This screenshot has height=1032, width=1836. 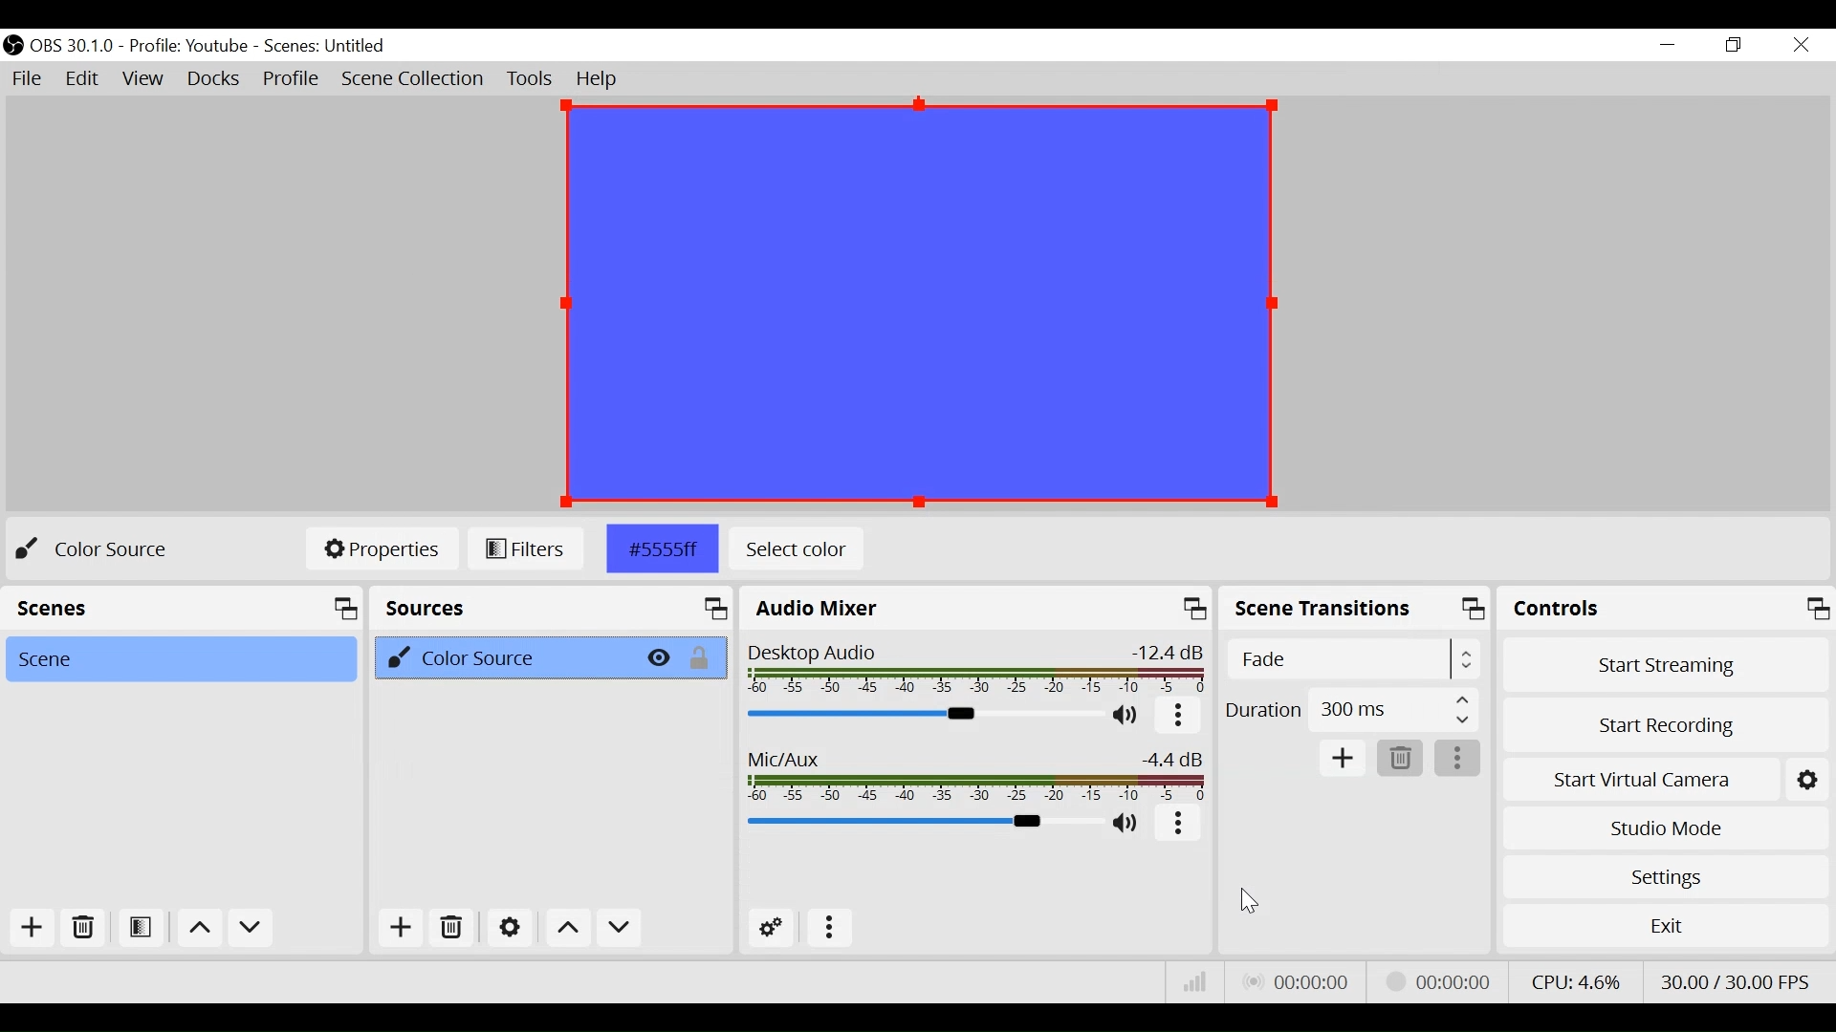 What do you see at coordinates (1666, 931) in the screenshot?
I see `Exit` at bounding box center [1666, 931].